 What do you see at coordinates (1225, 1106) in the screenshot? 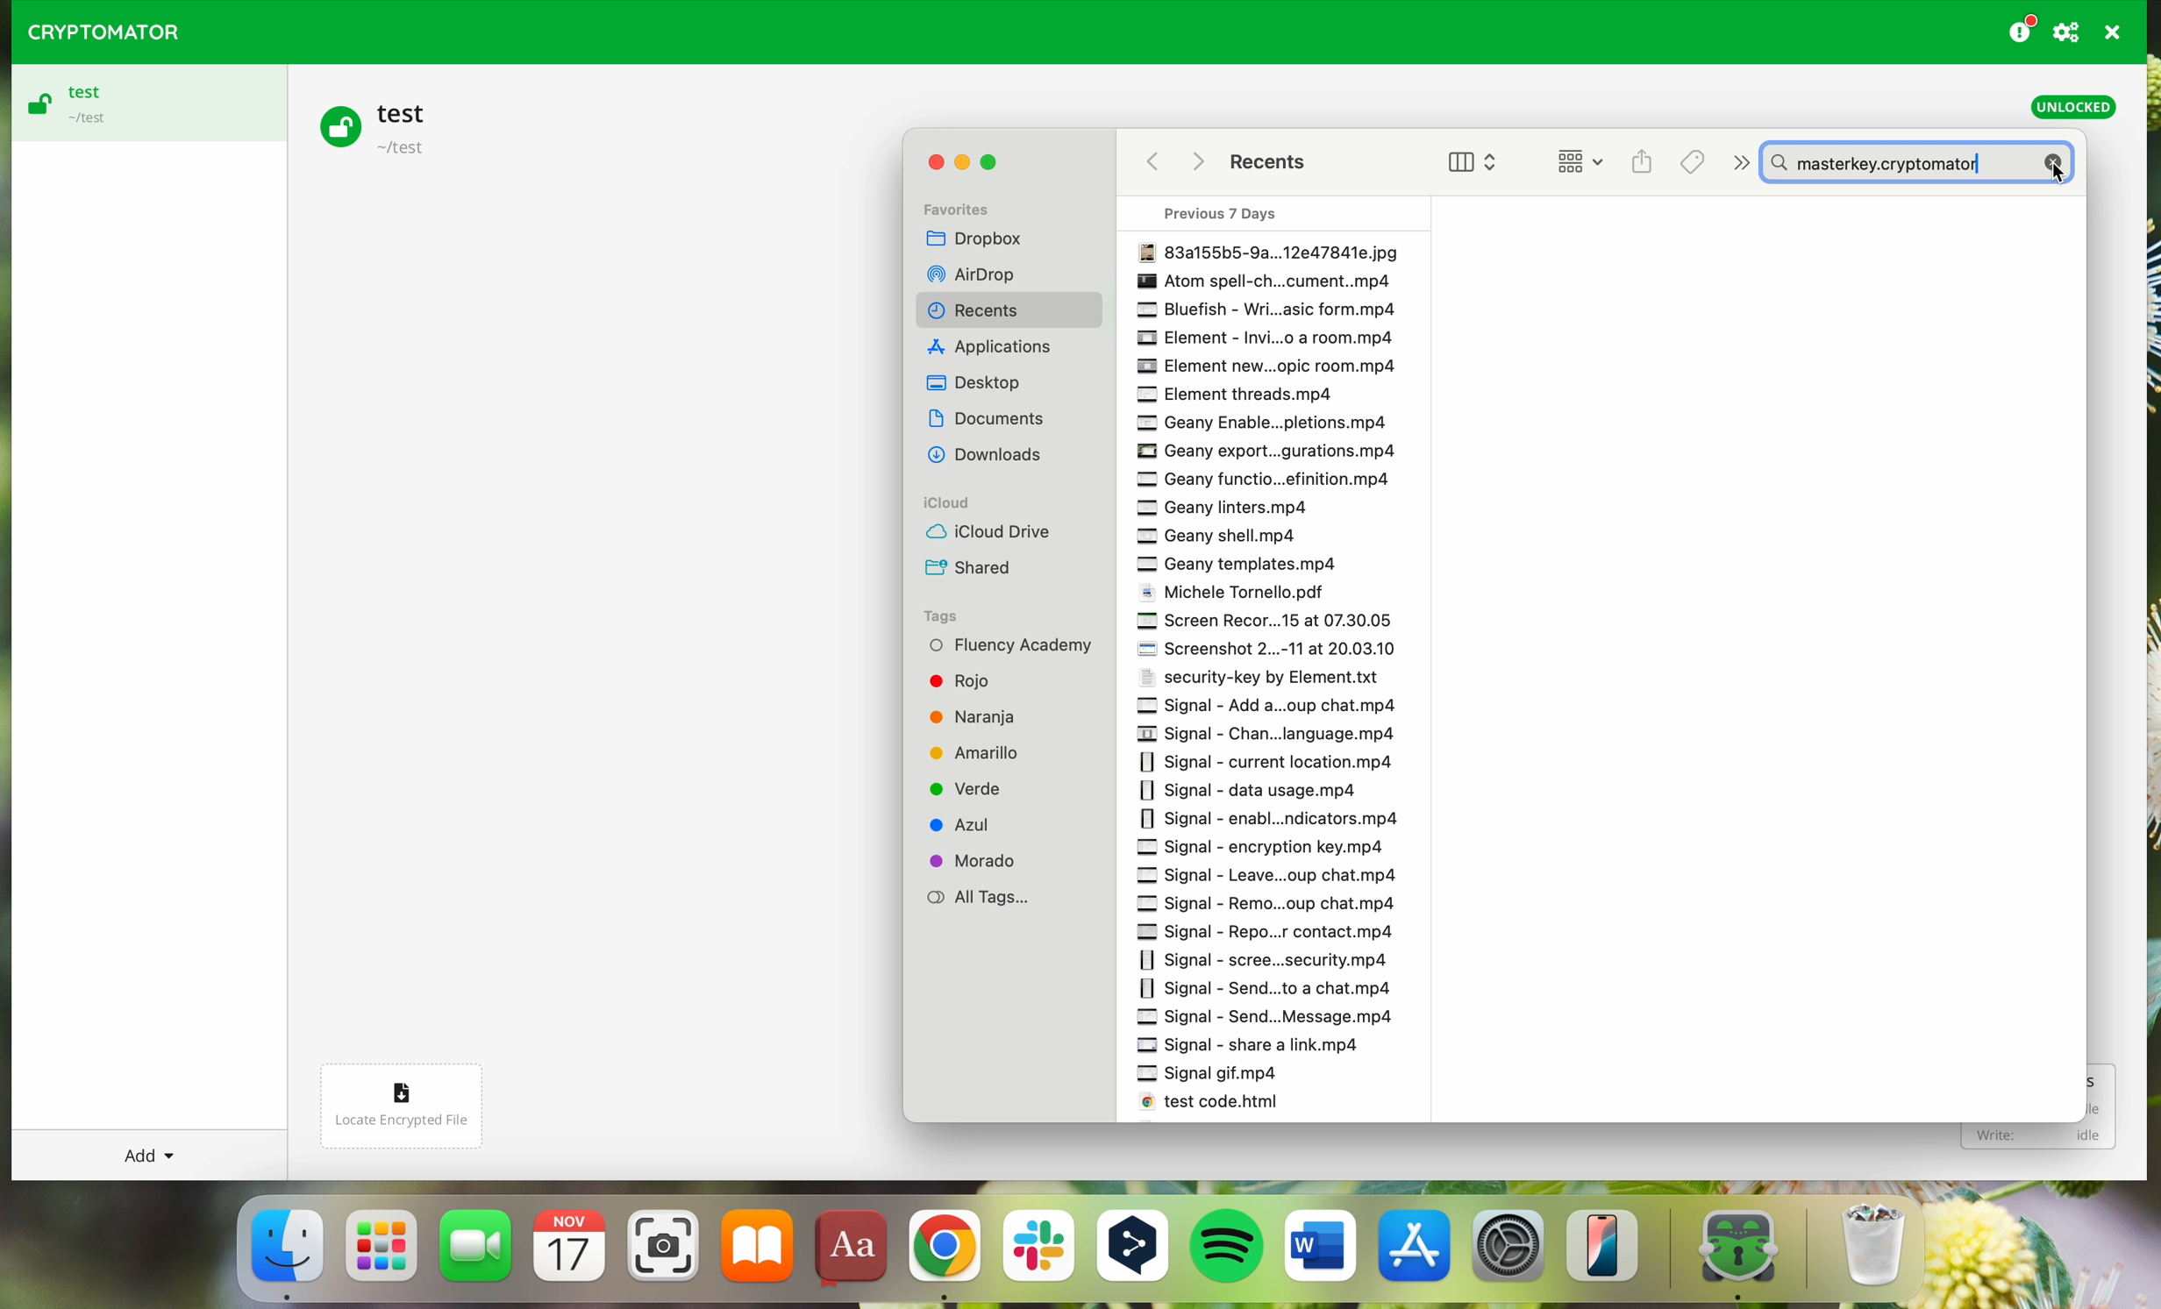
I see `test code html.` at bounding box center [1225, 1106].